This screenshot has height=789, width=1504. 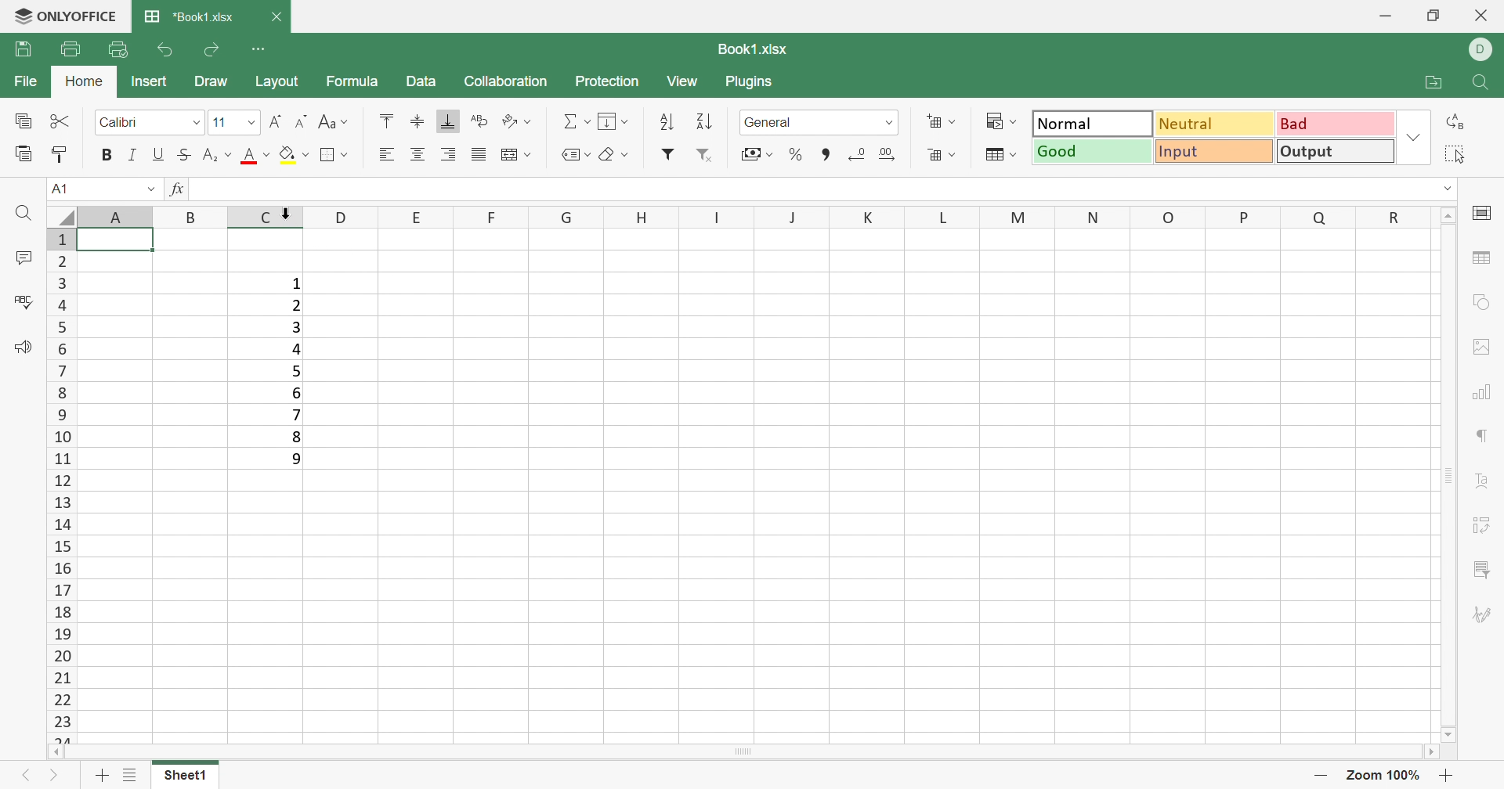 What do you see at coordinates (1337, 152) in the screenshot?
I see `Output` at bounding box center [1337, 152].